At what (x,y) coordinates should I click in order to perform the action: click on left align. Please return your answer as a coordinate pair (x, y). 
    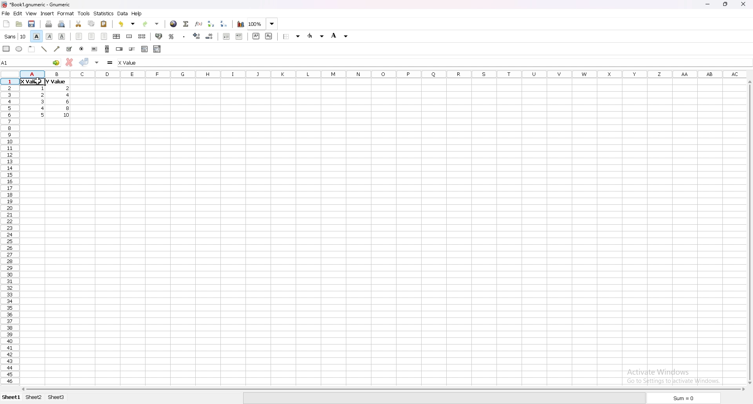
    Looking at the image, I should click on (79, 36).